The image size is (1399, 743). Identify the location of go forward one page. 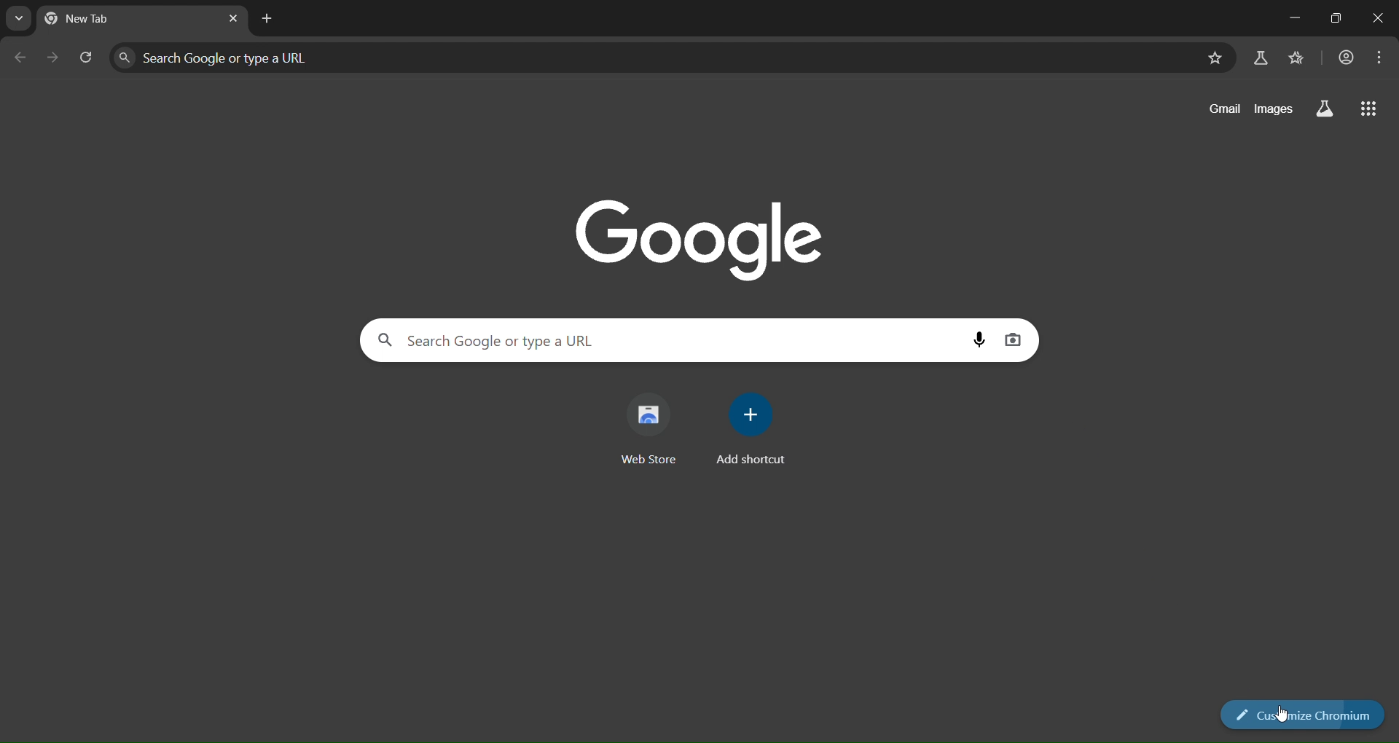
(55, 61).